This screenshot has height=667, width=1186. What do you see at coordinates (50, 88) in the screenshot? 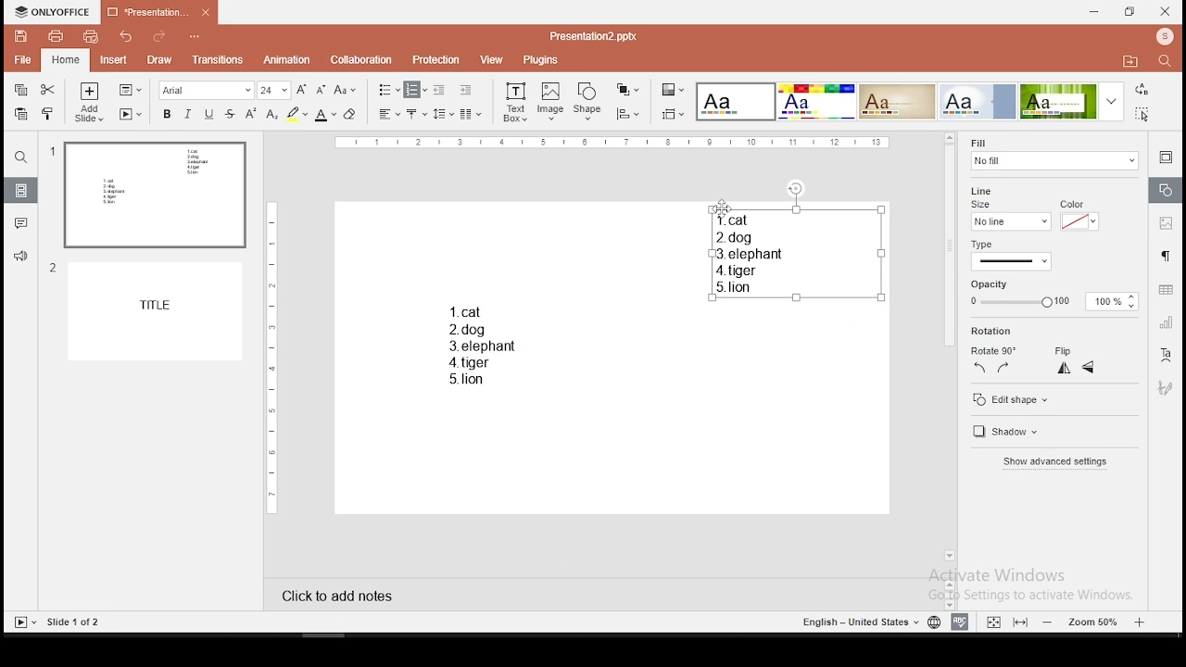
I see `cut` at bounding box center [50, 88].